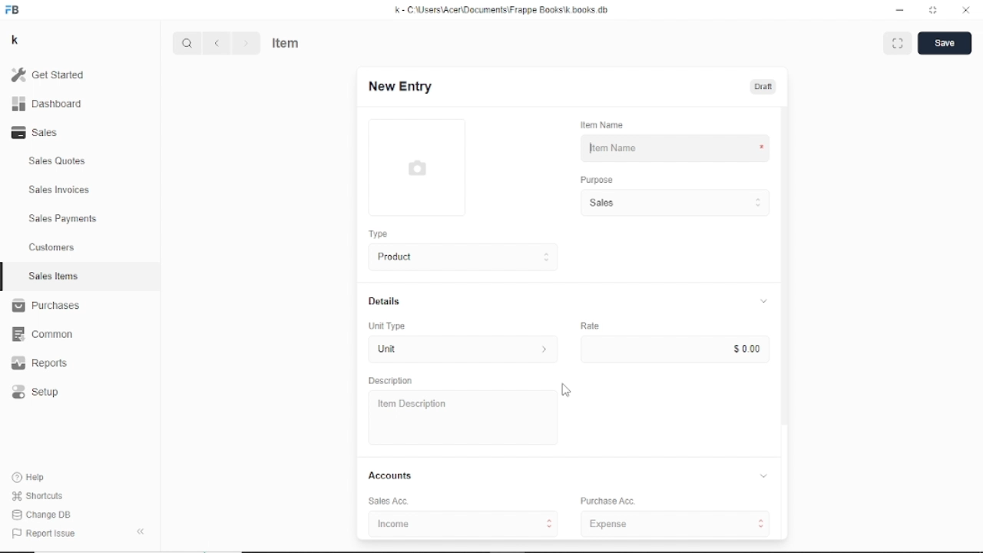 This screenshot has width=983, height=553. Describe the element at coordinates (53, 247) in the screenshot. I see `Customers` at that location.